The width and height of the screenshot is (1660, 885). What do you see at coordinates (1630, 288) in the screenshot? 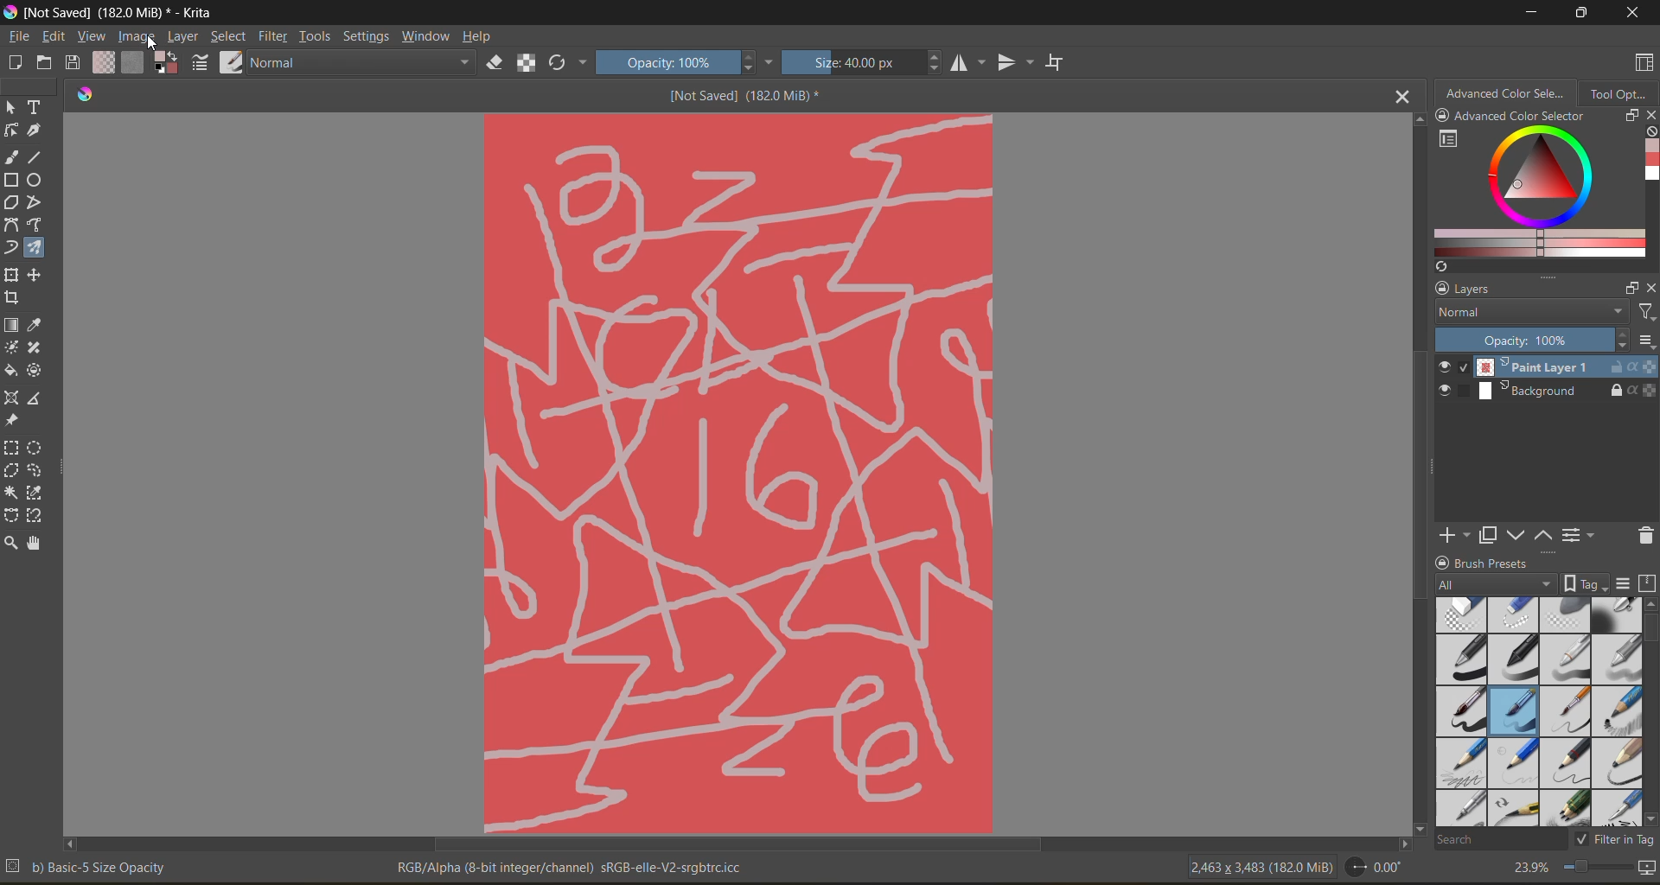
I see `float docker` at bounding box center [1630, 288].